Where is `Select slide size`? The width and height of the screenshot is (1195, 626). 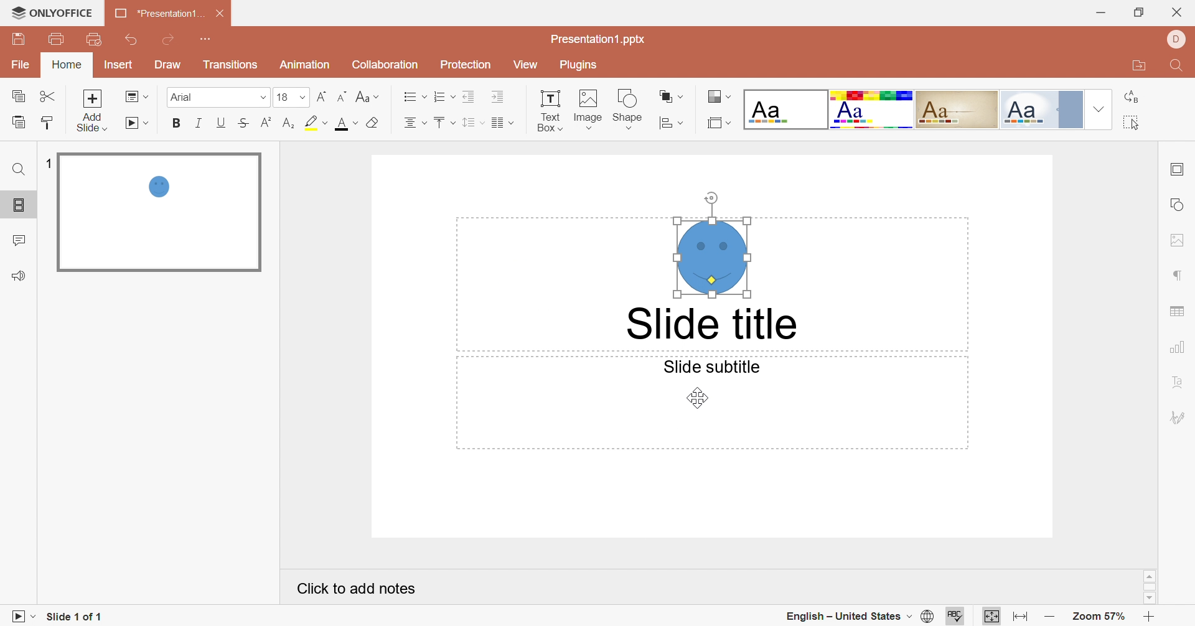 Select slide size is located at coordinates (719, 123).